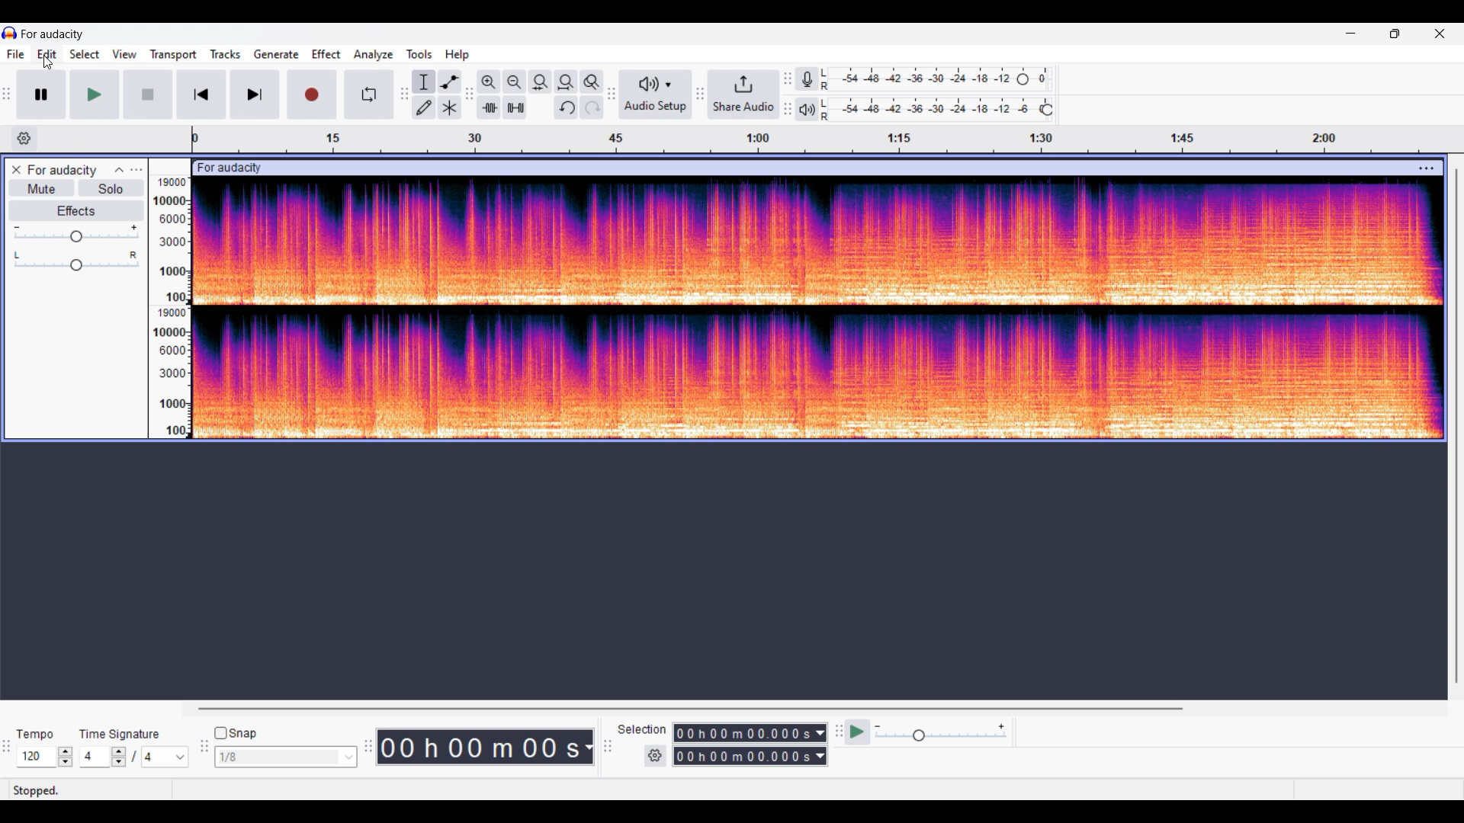  Describe the element at coordinates (820, 139) in the screenshot. I see `Scale to measure length of track` at that location.